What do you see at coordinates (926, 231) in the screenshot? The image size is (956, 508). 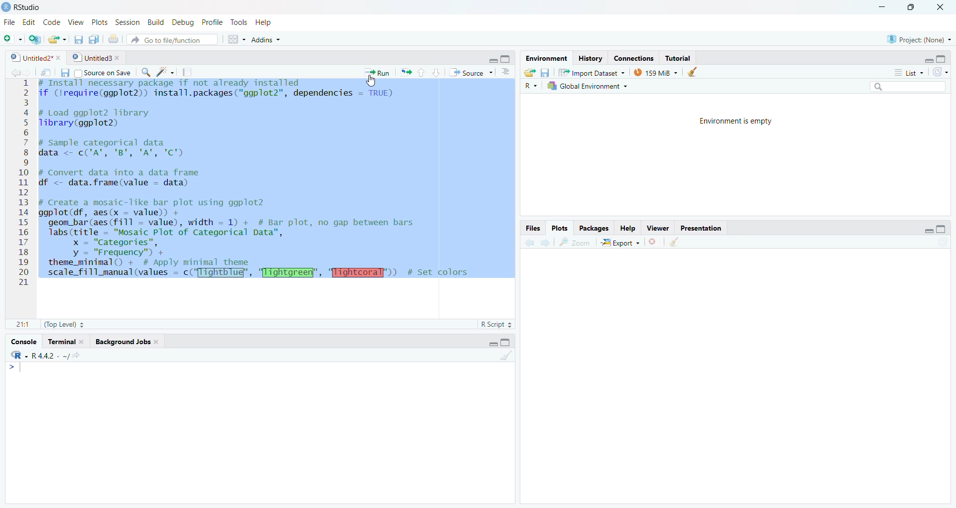 I see `Minimize` at bounding box center [926, 231].